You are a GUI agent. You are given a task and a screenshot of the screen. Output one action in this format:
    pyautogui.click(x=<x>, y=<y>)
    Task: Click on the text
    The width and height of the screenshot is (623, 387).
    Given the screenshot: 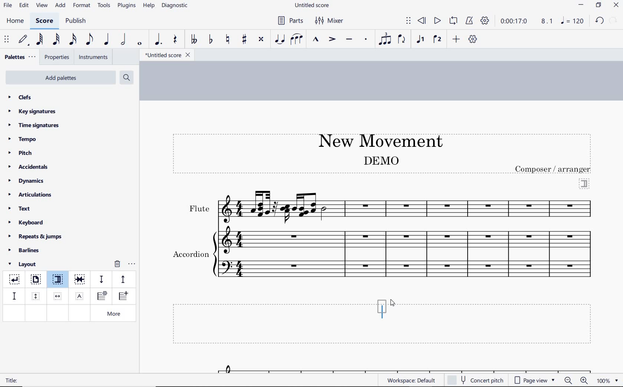 What is the action you would take?
    pyautogui.click(x=380, y=160)
    